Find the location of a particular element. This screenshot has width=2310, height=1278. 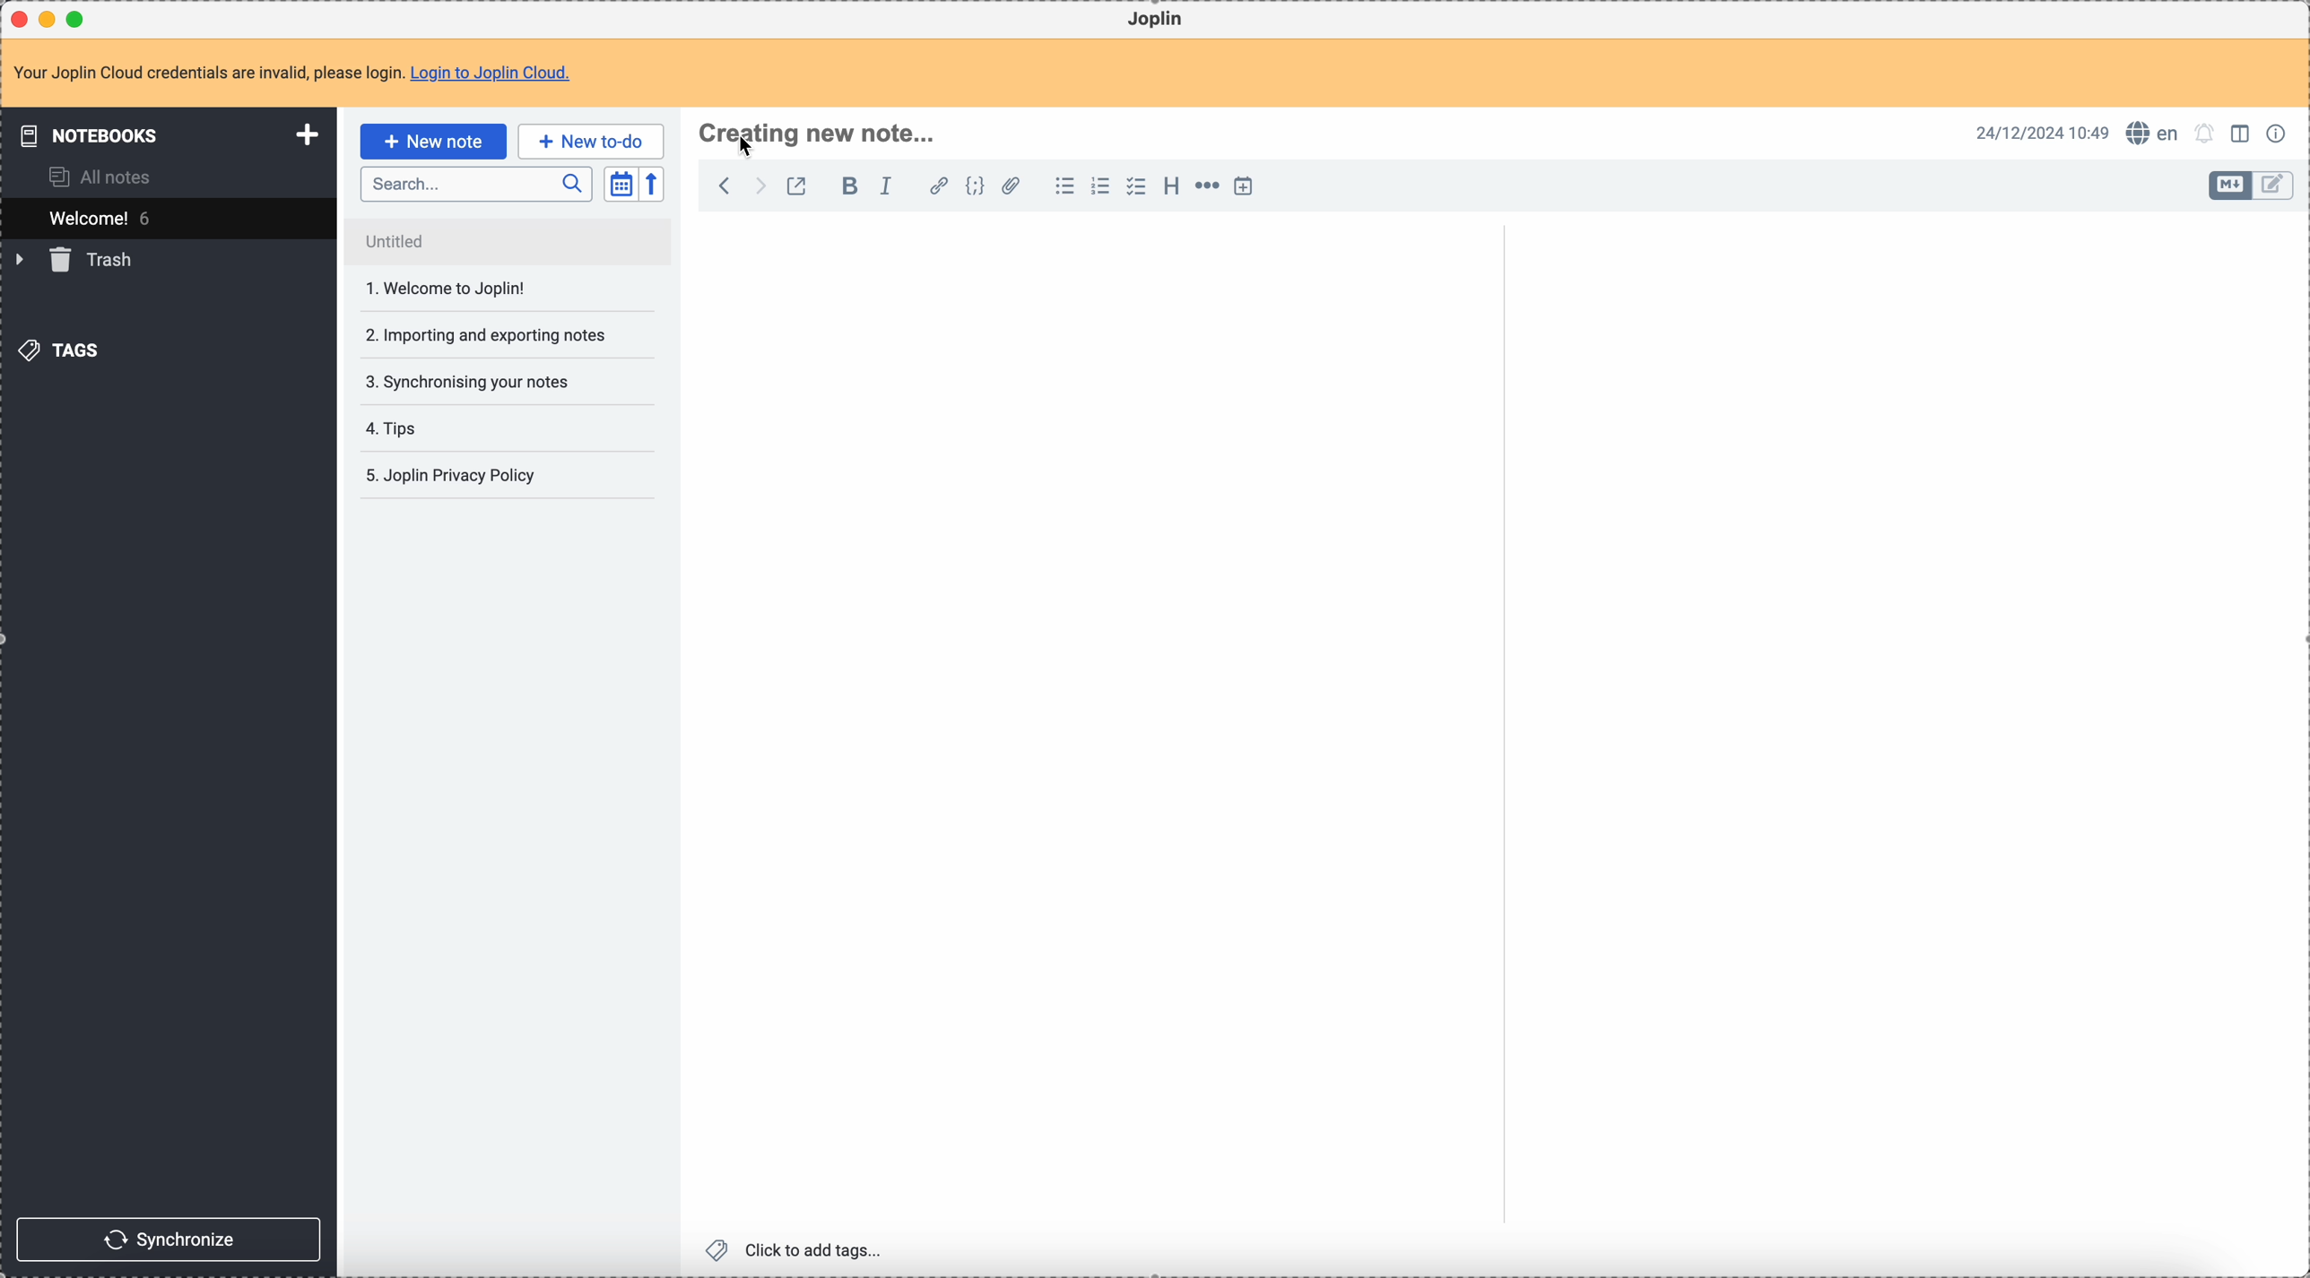

minimize Joplin is located at coordinates (51, 19).